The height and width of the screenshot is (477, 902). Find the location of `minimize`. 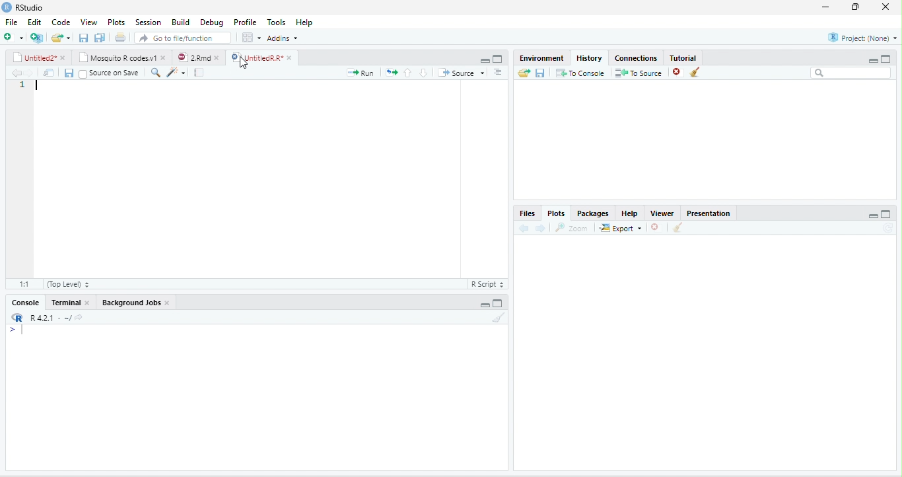

minimize is located at coordinates (481, 59).